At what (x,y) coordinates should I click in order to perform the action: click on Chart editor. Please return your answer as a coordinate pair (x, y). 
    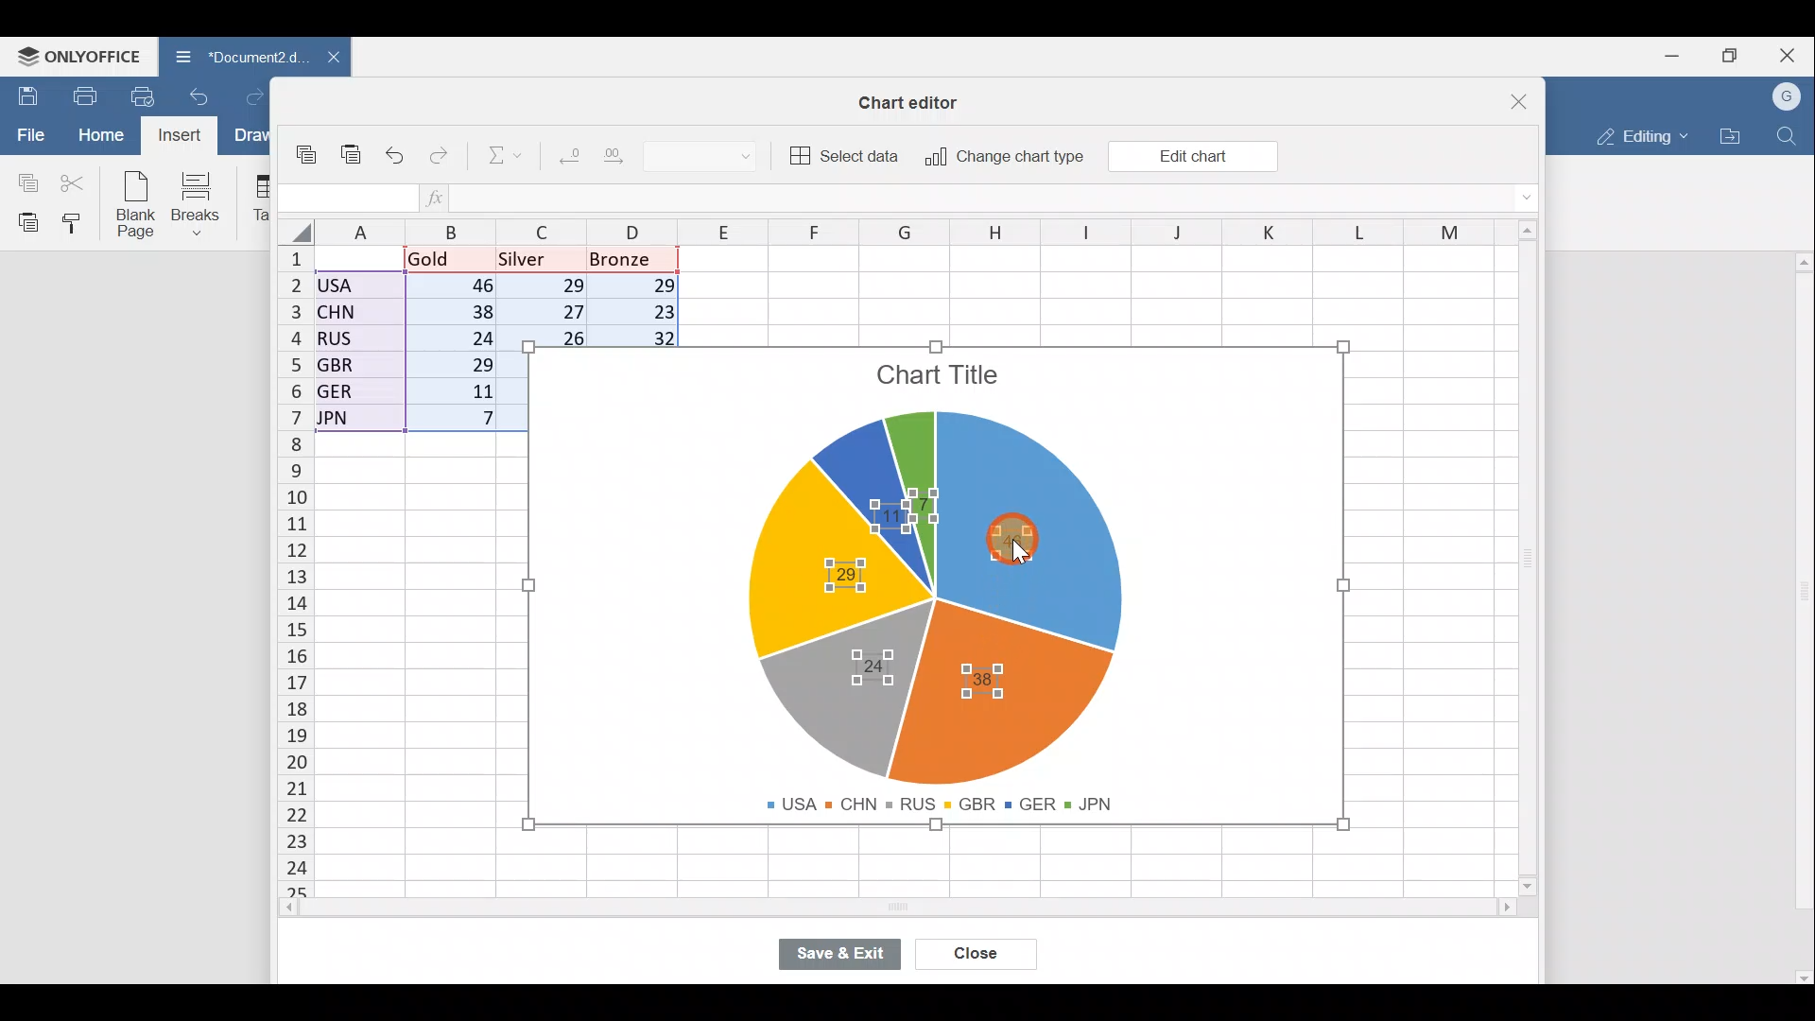
    Looking at the image, I should click on (912, 102).